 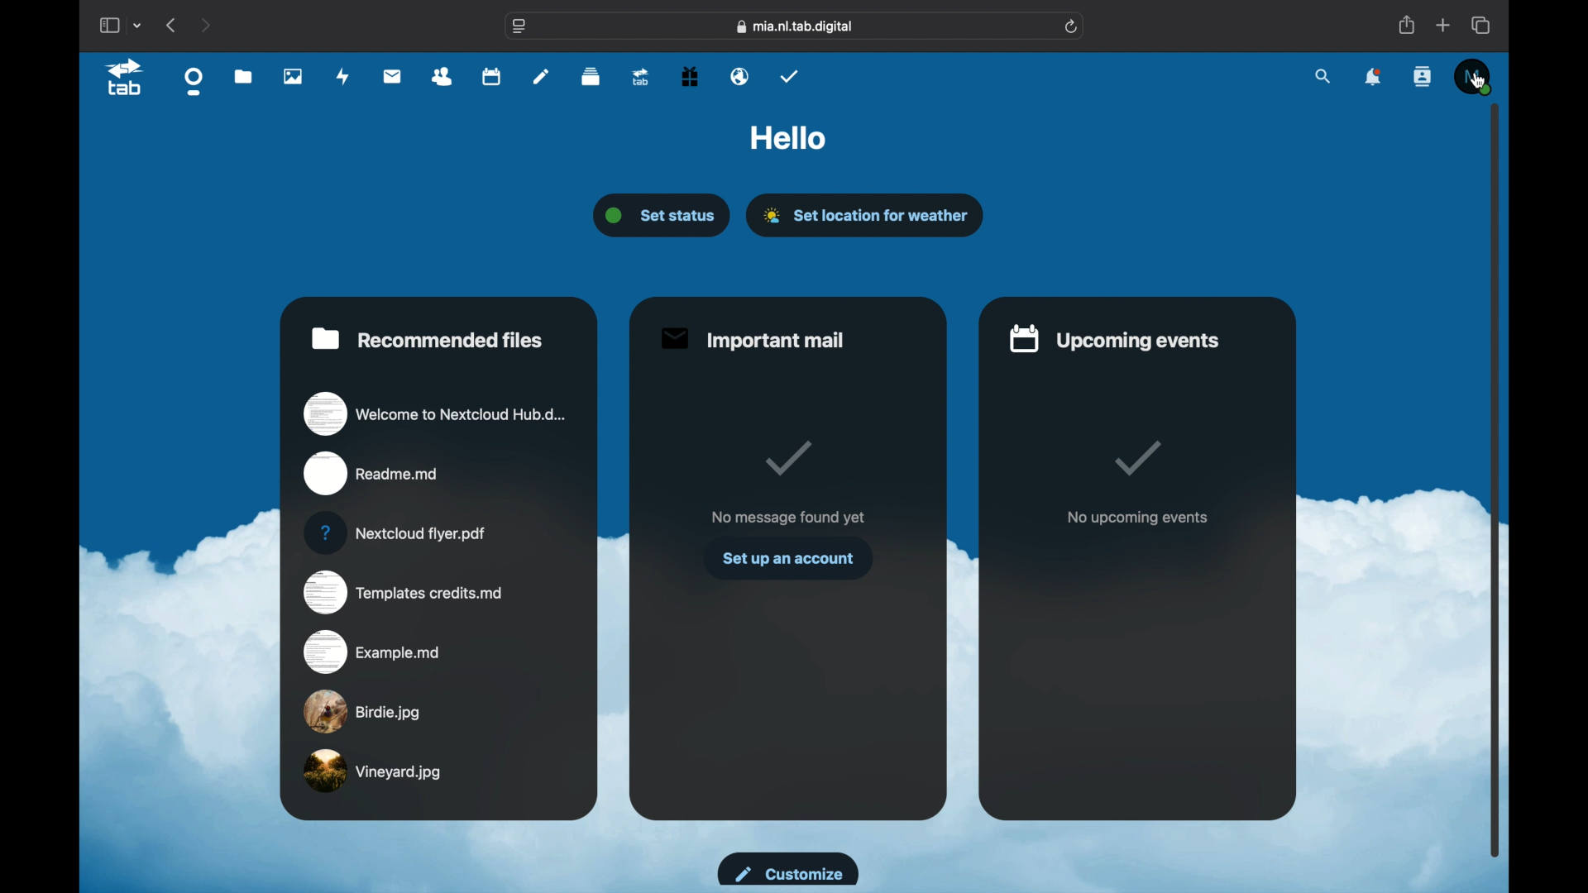 What do you see at coordinates (244, 78) in the screenshot?
I see `files` at bounding box center [244, 78].